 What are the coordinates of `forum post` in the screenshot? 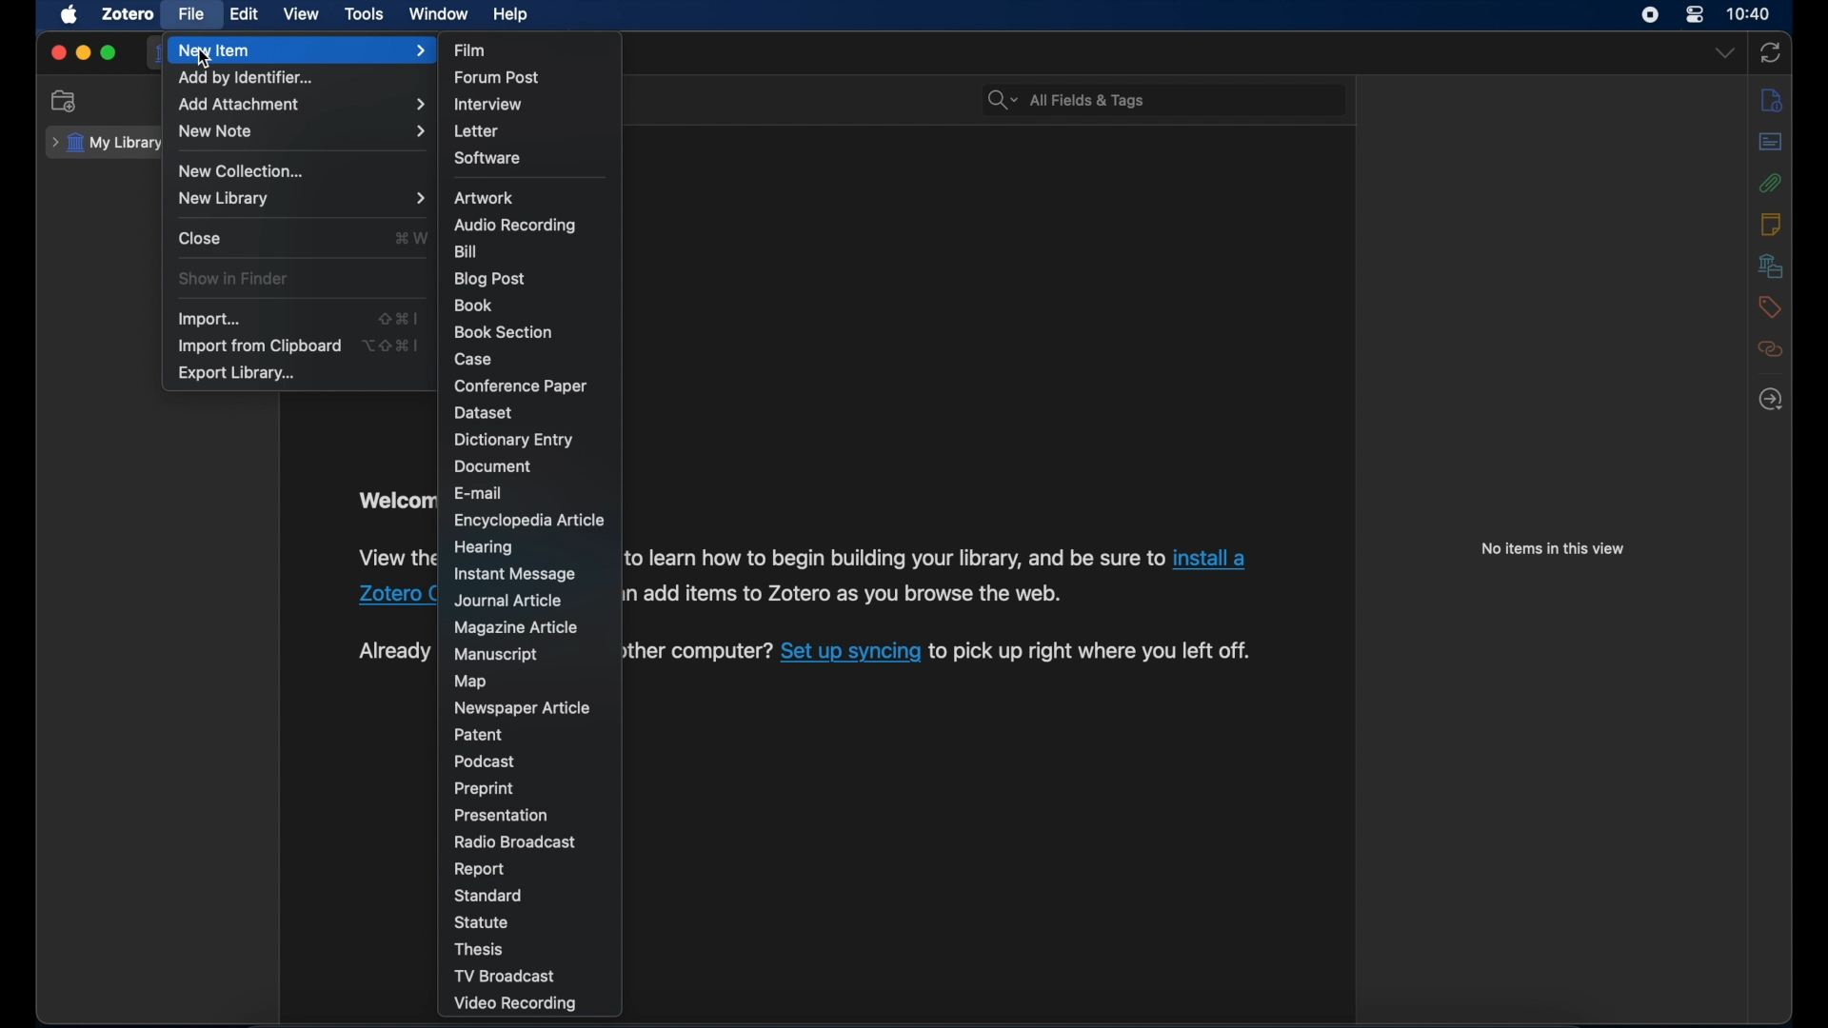 It's located at (498, 77).